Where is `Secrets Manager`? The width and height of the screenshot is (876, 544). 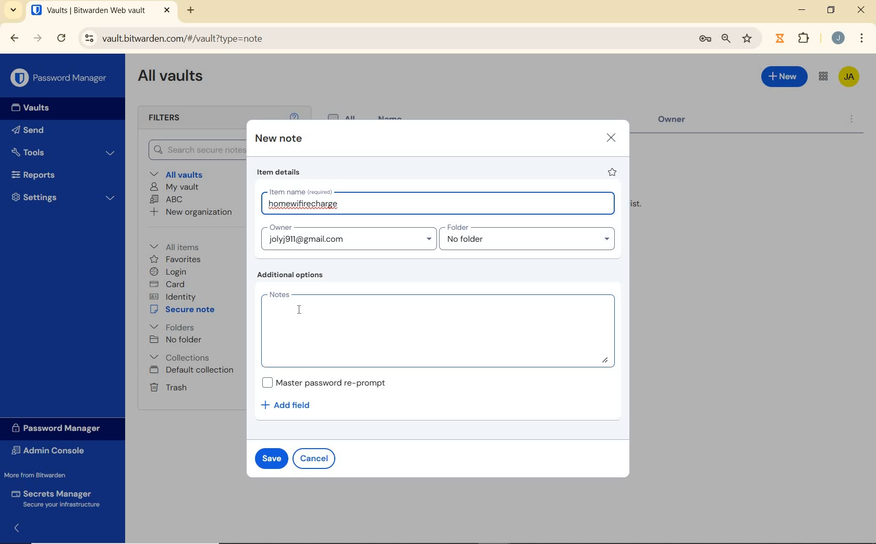 Secrets Manager is located at coordinates (58, 498).